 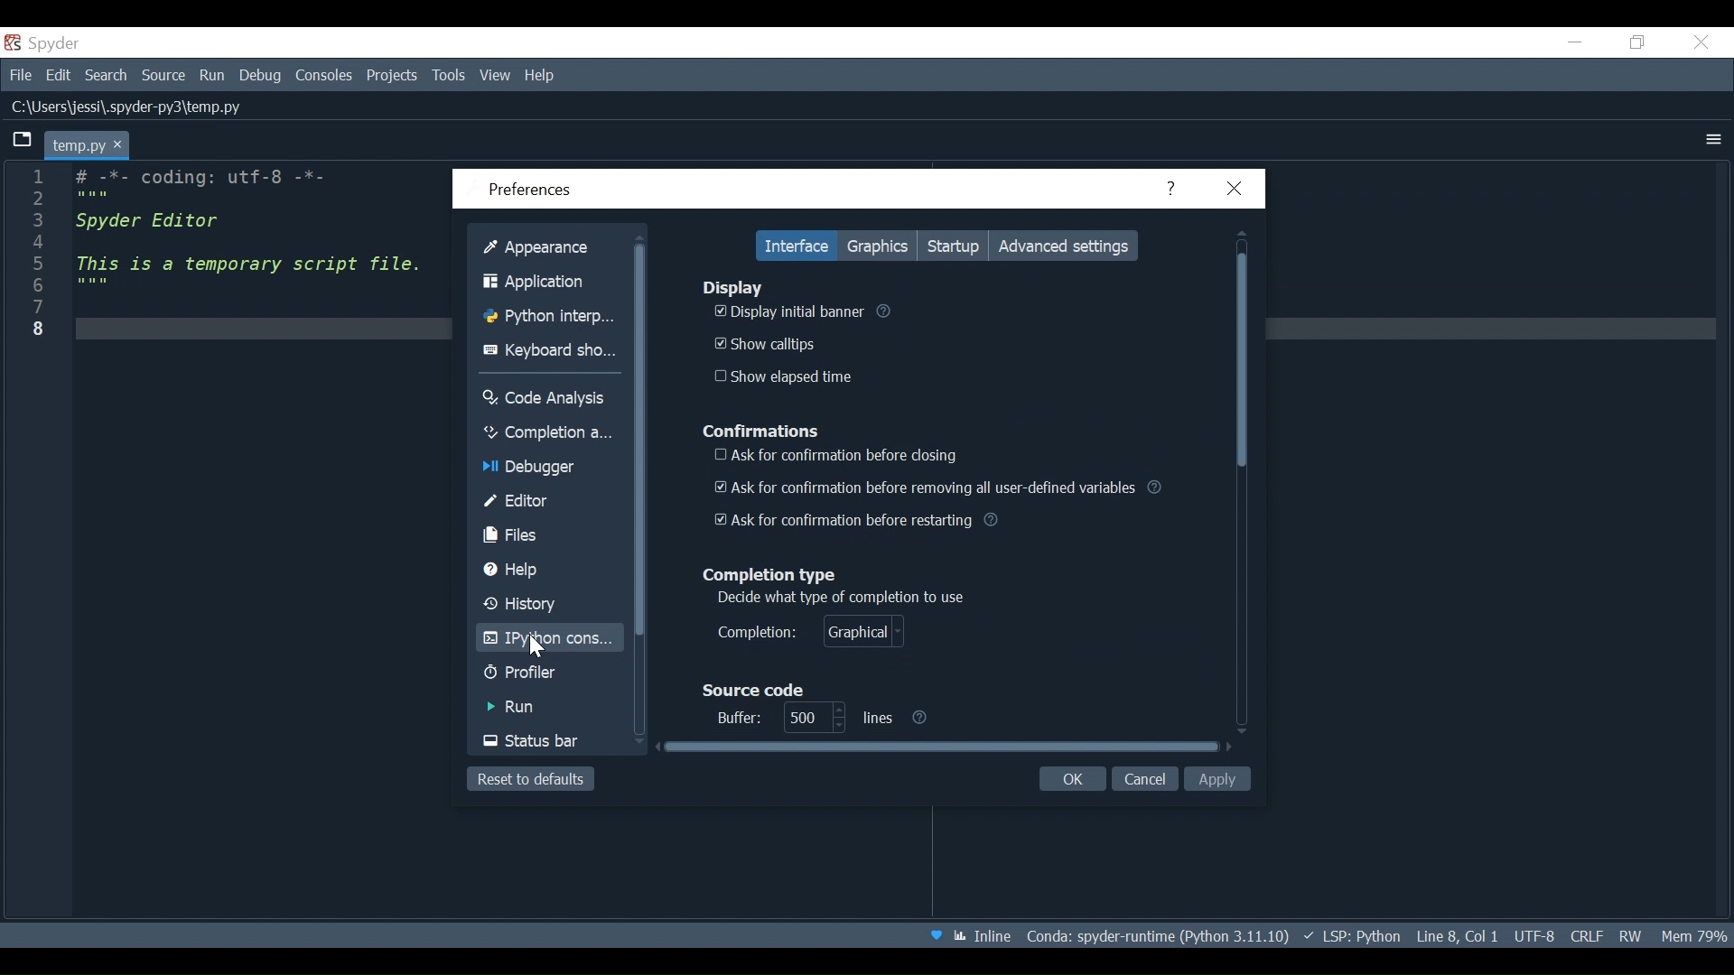 I want to click on advanced settings, so click(x=1067, y=246).